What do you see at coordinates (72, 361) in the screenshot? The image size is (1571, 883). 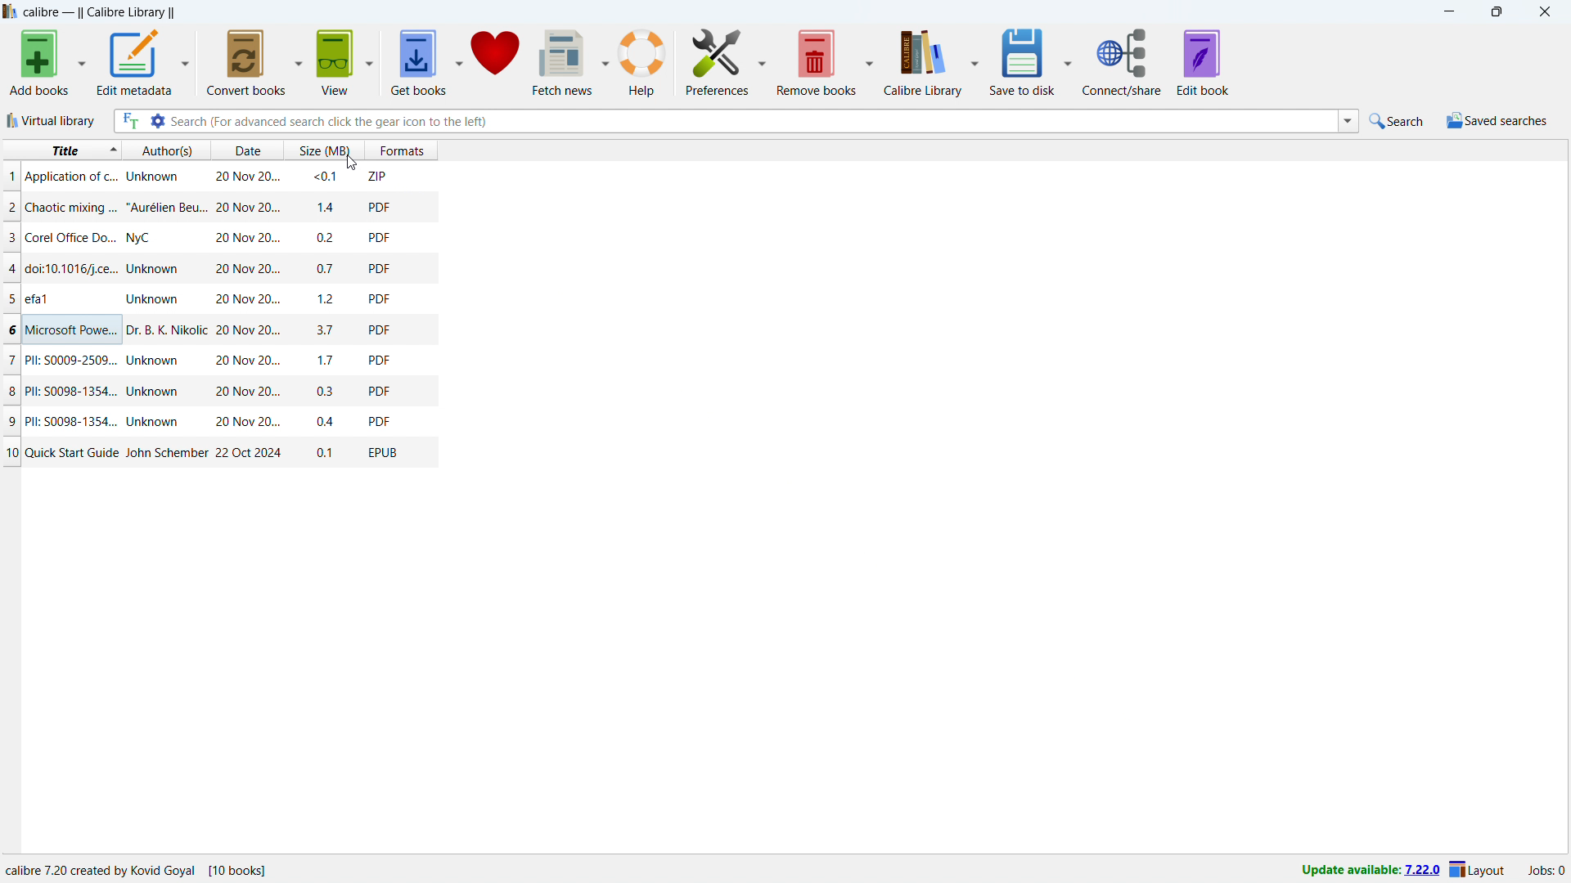 I see `title` at bounding box center [72, 361].